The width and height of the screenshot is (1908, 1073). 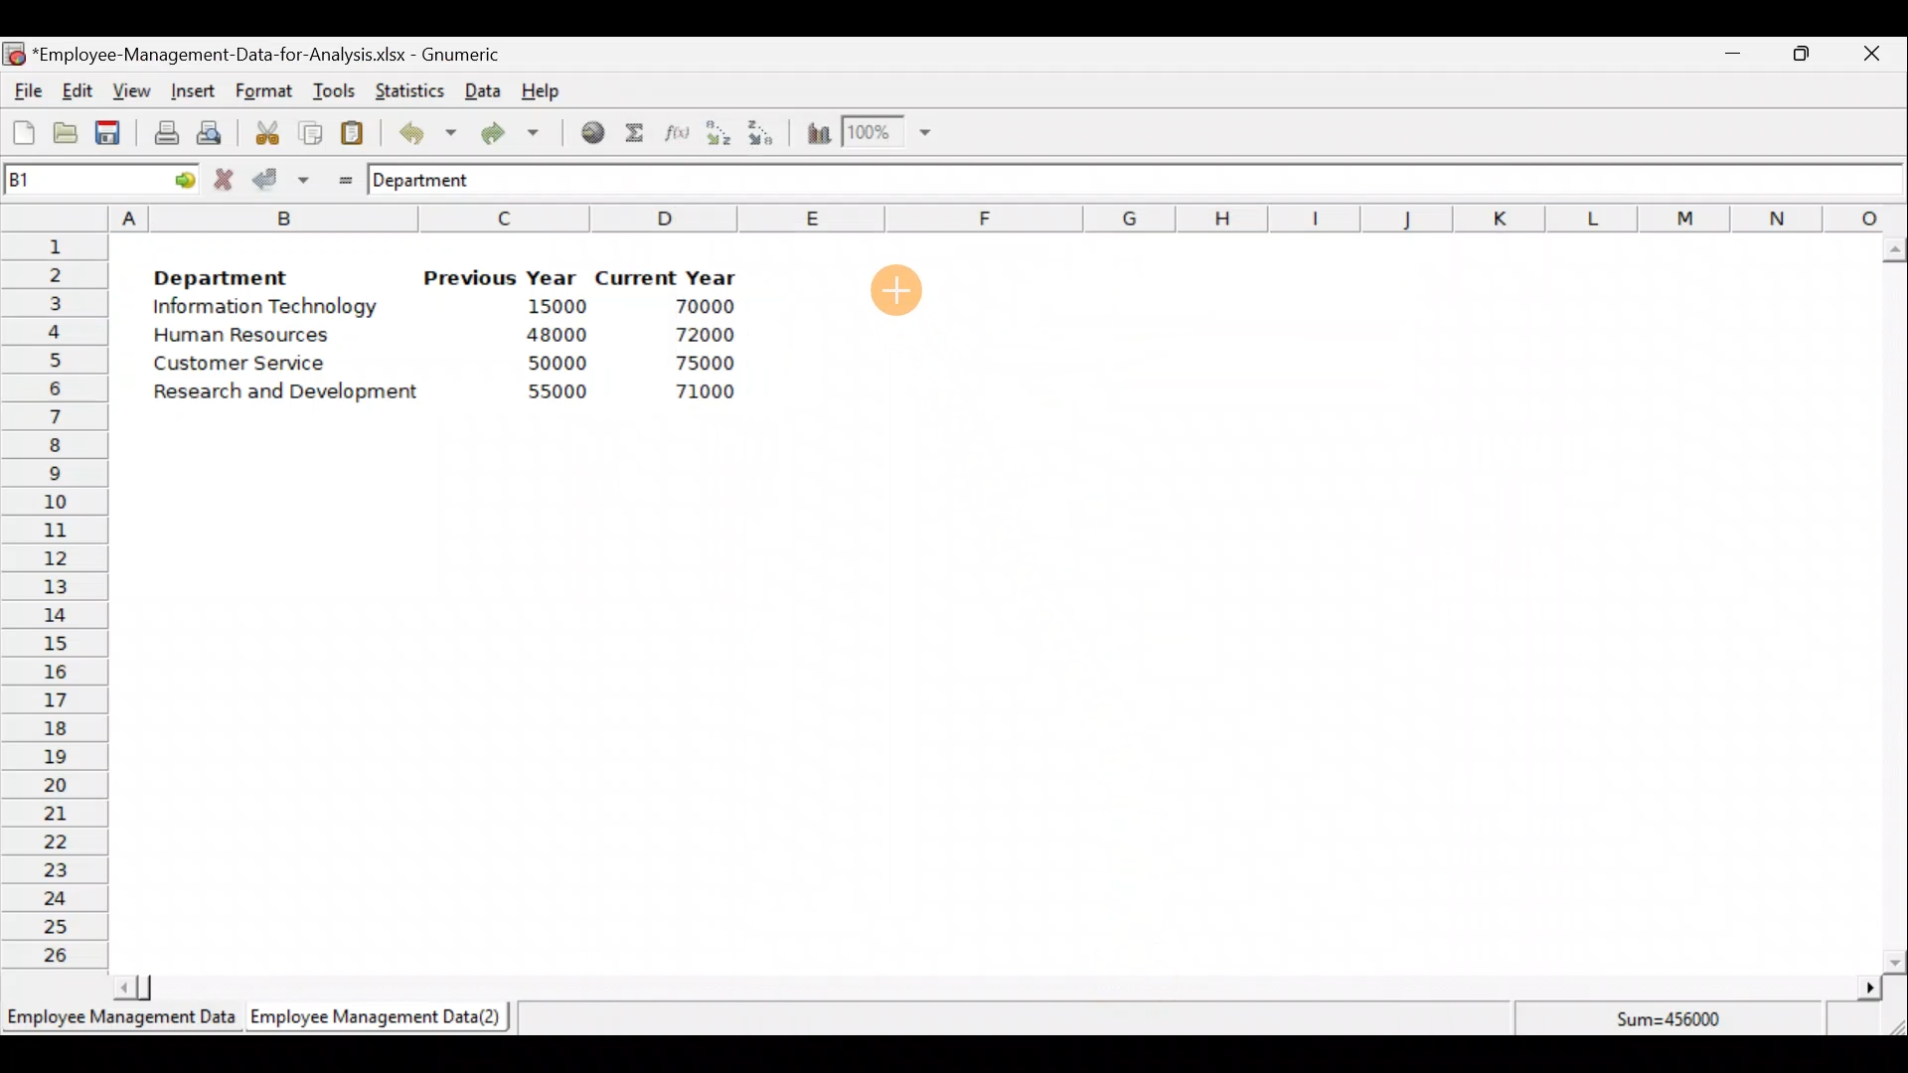 I want to click on Employee Management Data, so click(x=119, y=1023).